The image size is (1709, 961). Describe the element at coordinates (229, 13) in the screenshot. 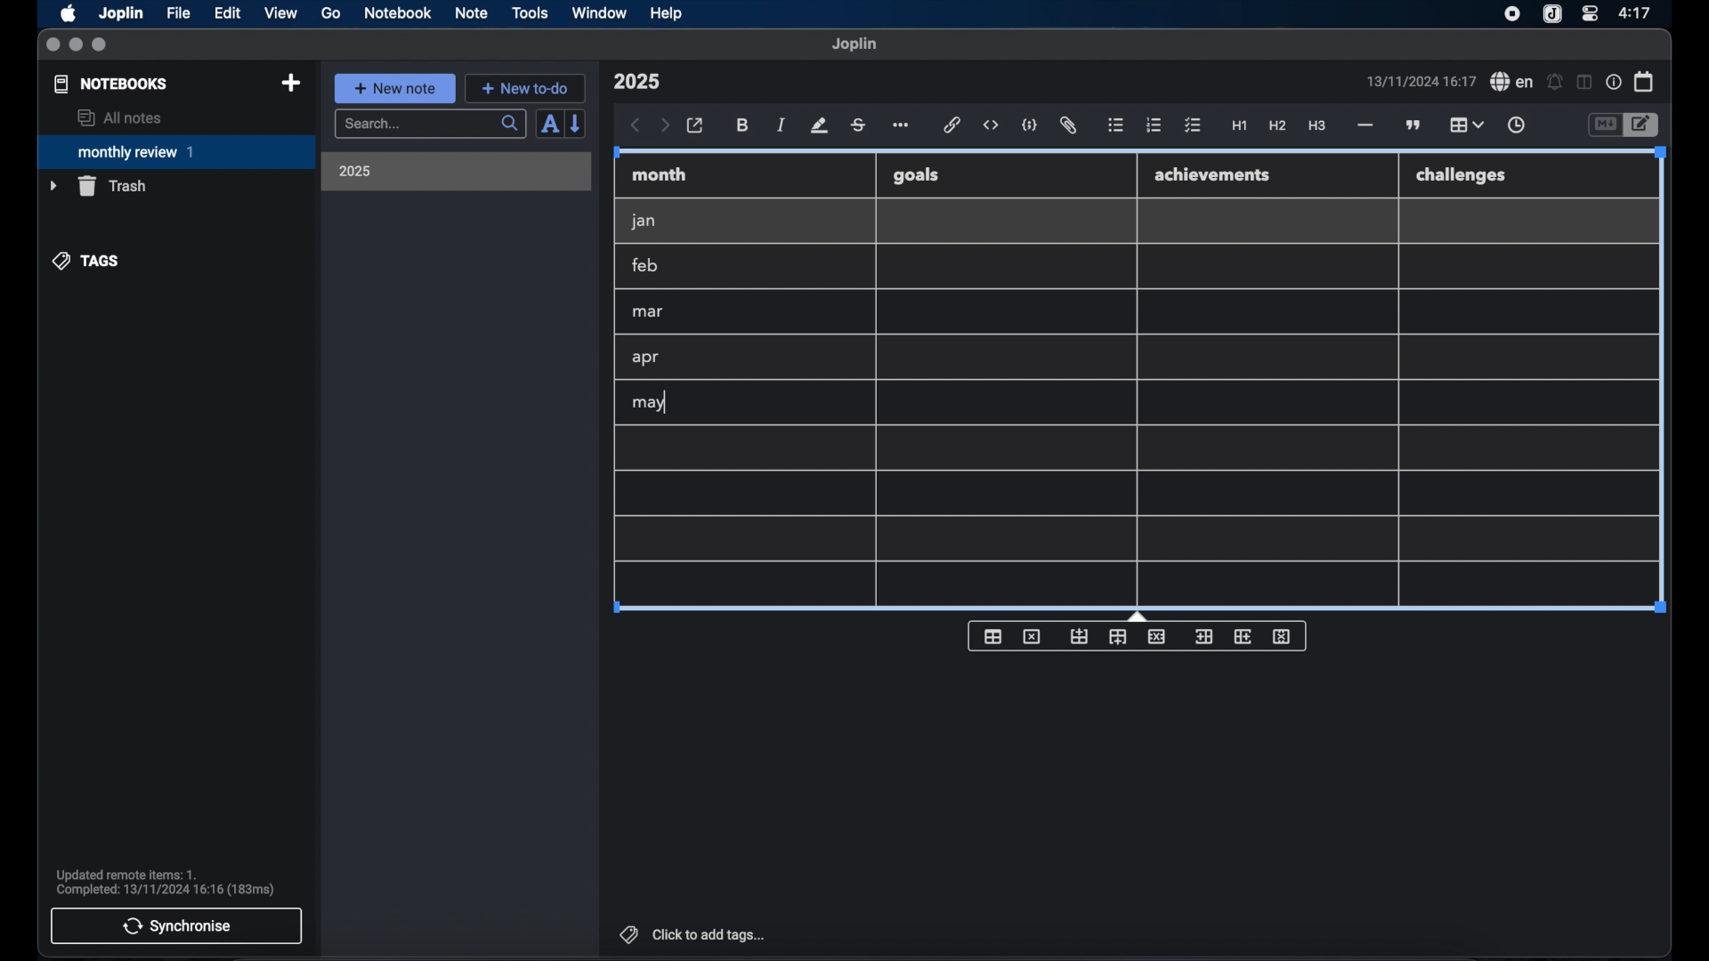

I see `edit` at that location.